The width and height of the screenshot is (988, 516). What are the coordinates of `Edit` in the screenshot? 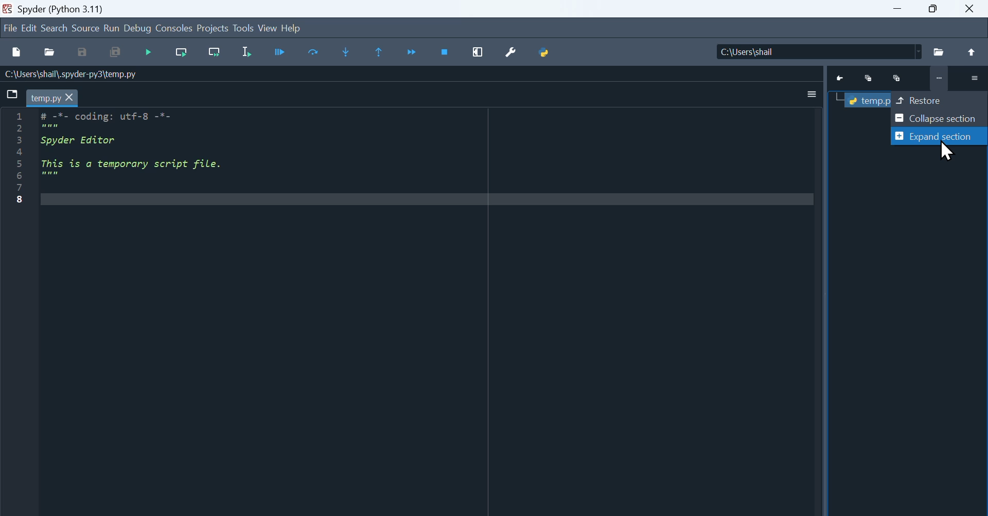 It's located at (29, 29).